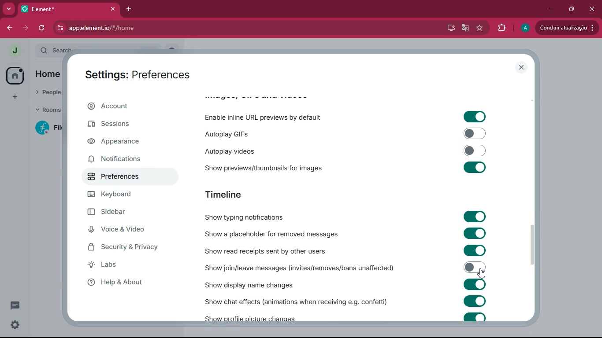  What do you see at coordinates (13, 50) in the screenshot?
I see `profile picture` at bounding box center [13, 50].